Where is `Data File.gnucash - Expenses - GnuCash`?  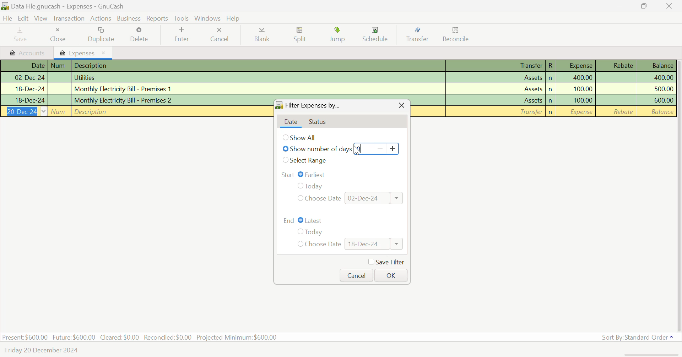
Data File.gnucash - Expenses - GnuCash is located at coordinates (64, 6).